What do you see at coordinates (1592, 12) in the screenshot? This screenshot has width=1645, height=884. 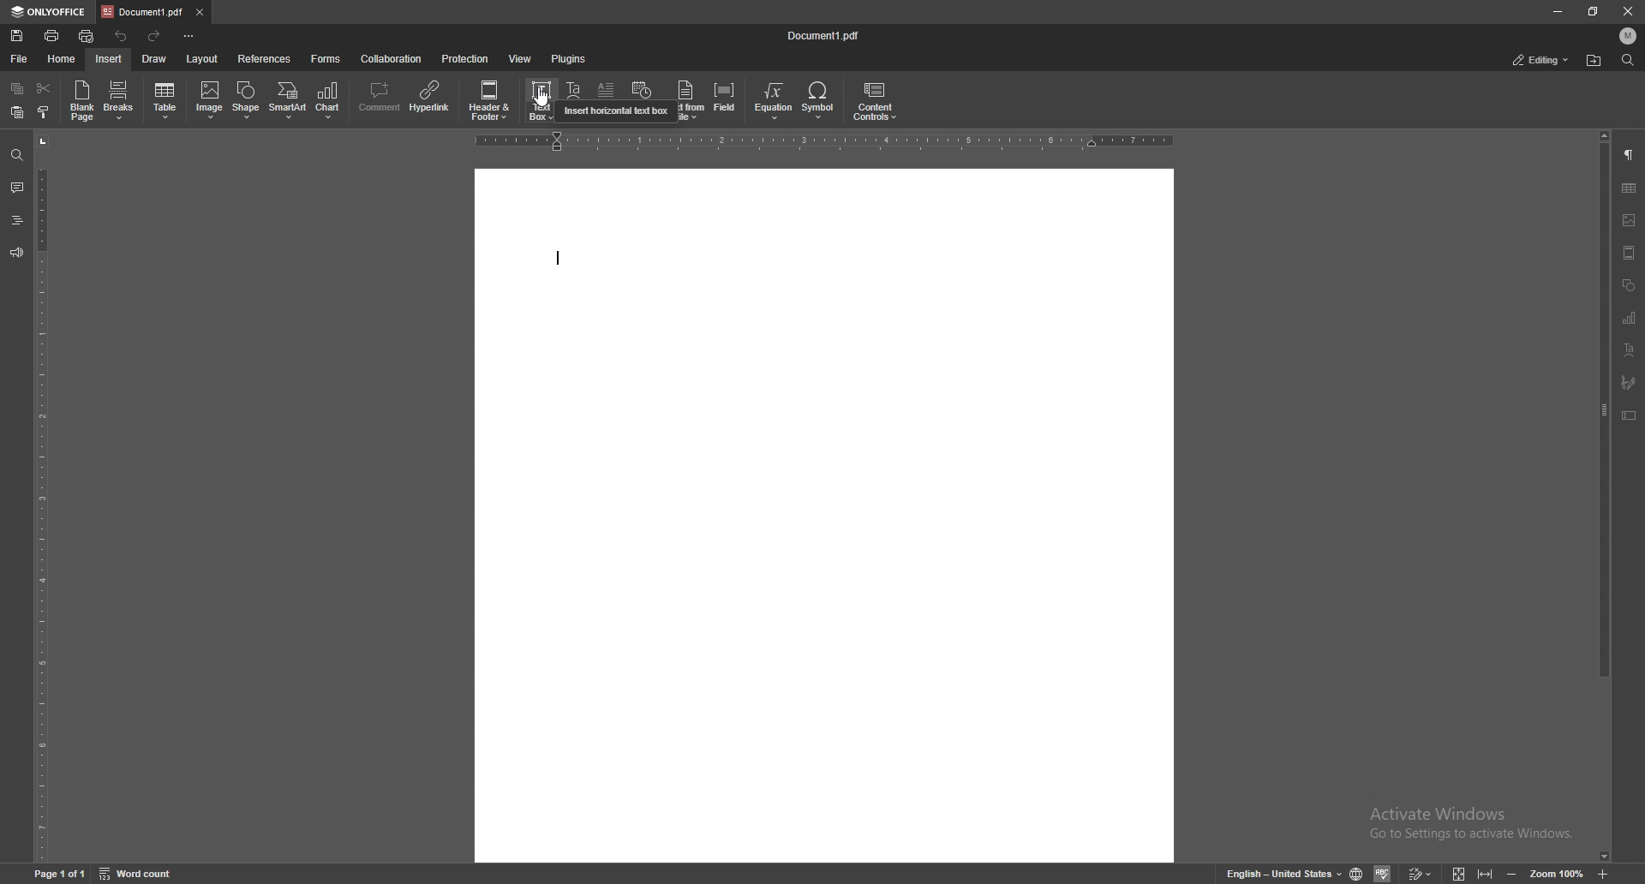 I see `resize` at bounding box center [1592, 12].